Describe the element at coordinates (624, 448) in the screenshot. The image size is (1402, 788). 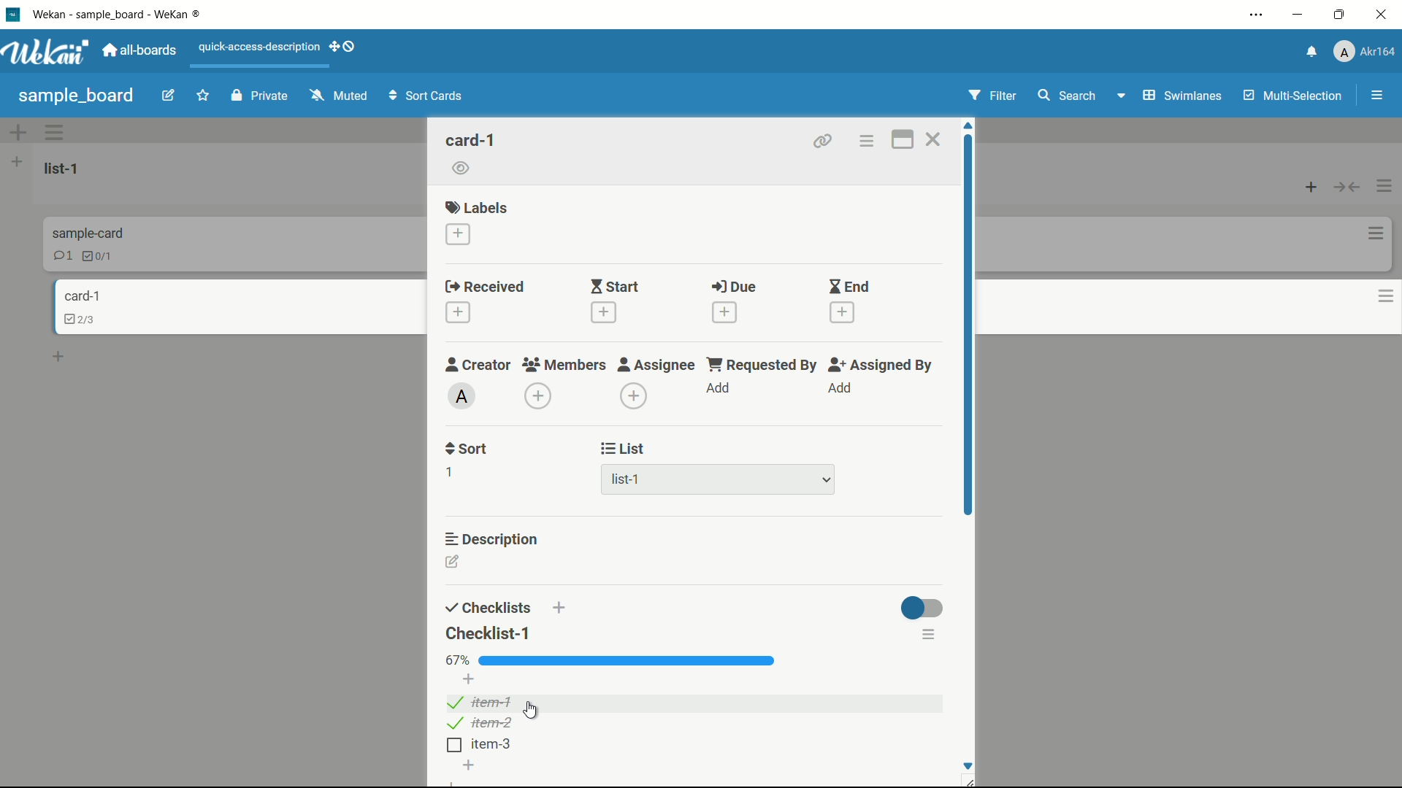
I see `list` at that location.